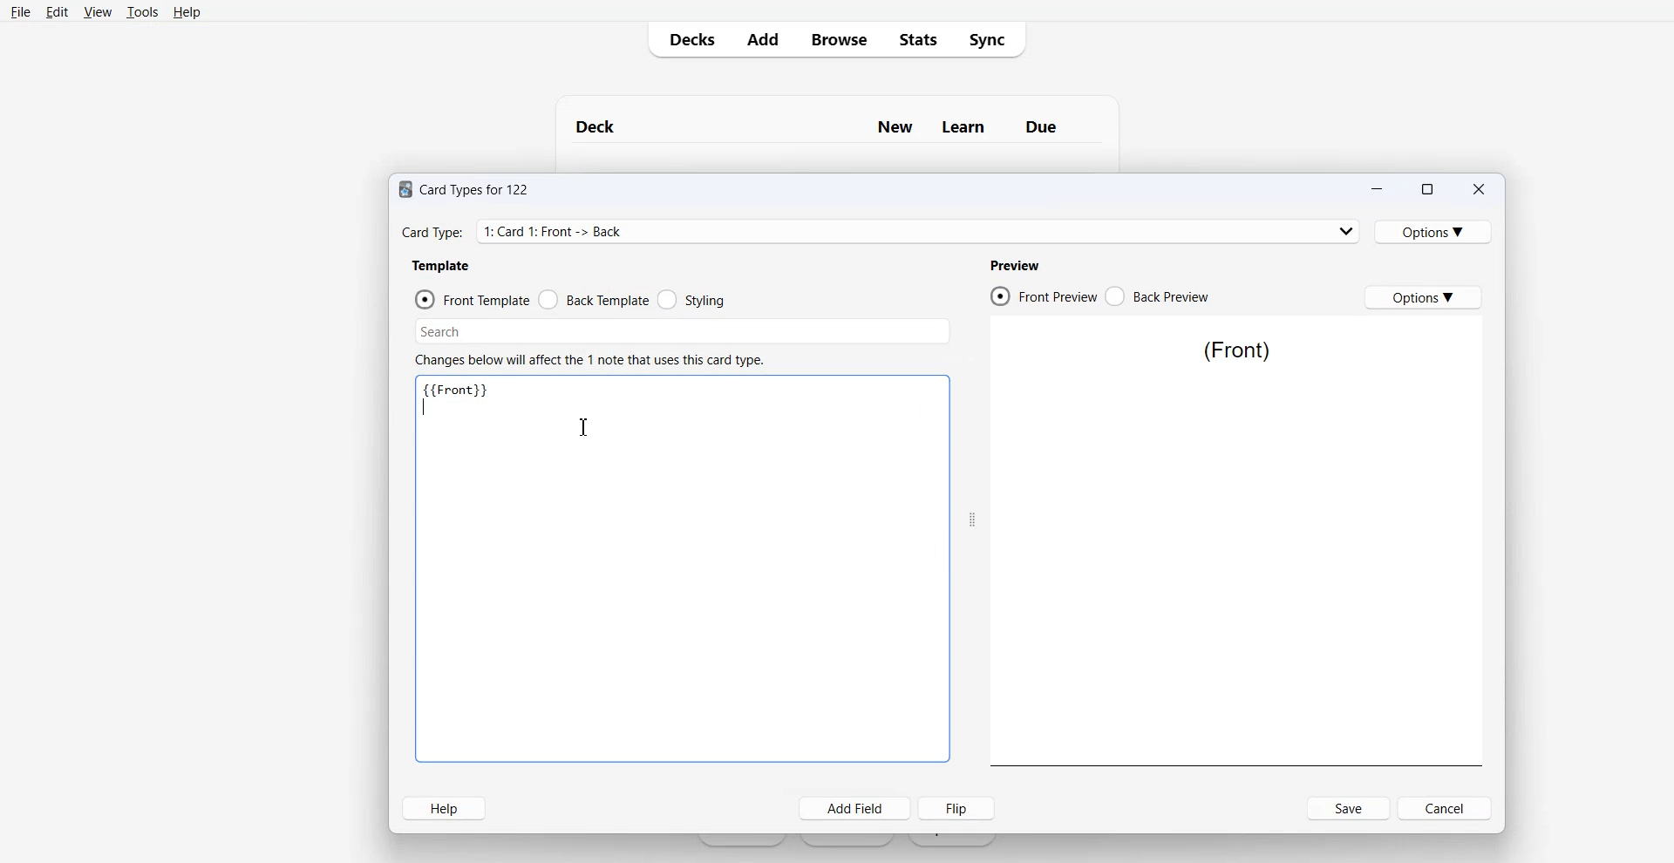  Describe the element at coordinates (1377, 188) in the screenshot. I see `Minimize` at that location.